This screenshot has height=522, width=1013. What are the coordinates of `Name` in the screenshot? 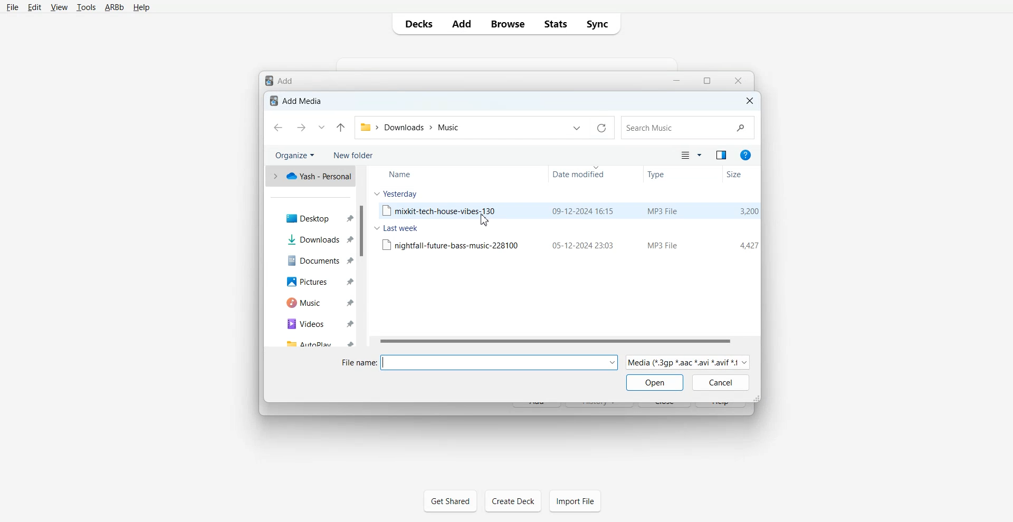 It's located at (405, 175).